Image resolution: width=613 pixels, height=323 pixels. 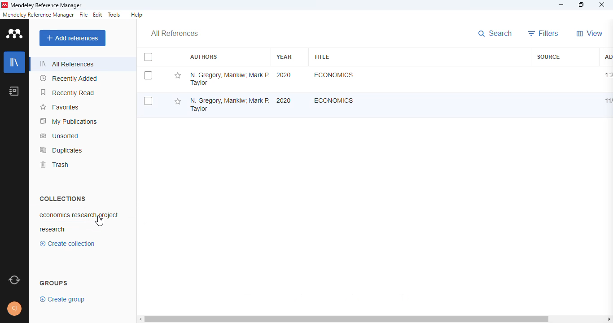 What do you see at coordinates (60, 135) in the screenshot?
I see `unsorted` at bounding box center [60, 135].